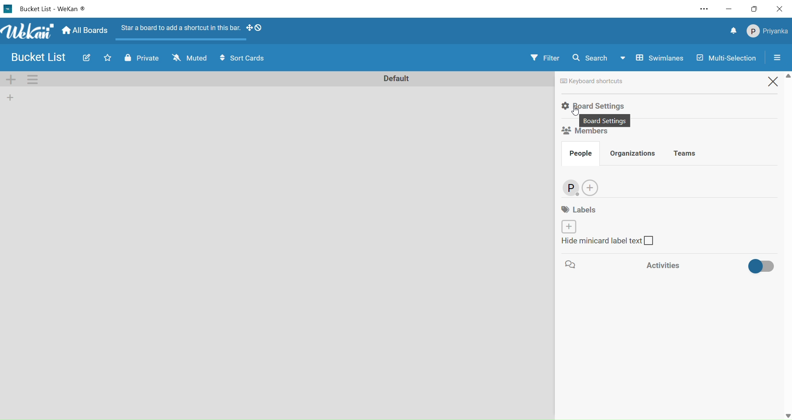 The height and width of the screenshot is (420, 792). Describe the element at coordinates (9, 9) in the screenshot. I see `logo` at that location.